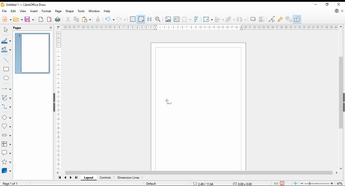 The height and width of the screenshot is (186, 345). What do you see at coordinates (49, 20) in the screenshot?
I see `export as pdf` at bounding box center [49, 20].